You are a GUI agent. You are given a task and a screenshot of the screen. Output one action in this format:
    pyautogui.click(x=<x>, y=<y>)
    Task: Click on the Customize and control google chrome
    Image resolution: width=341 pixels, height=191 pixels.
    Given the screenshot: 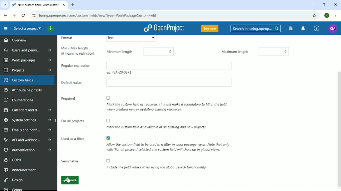 What is the action you would take?
    pyautogui.click(x=335, y=15)
    